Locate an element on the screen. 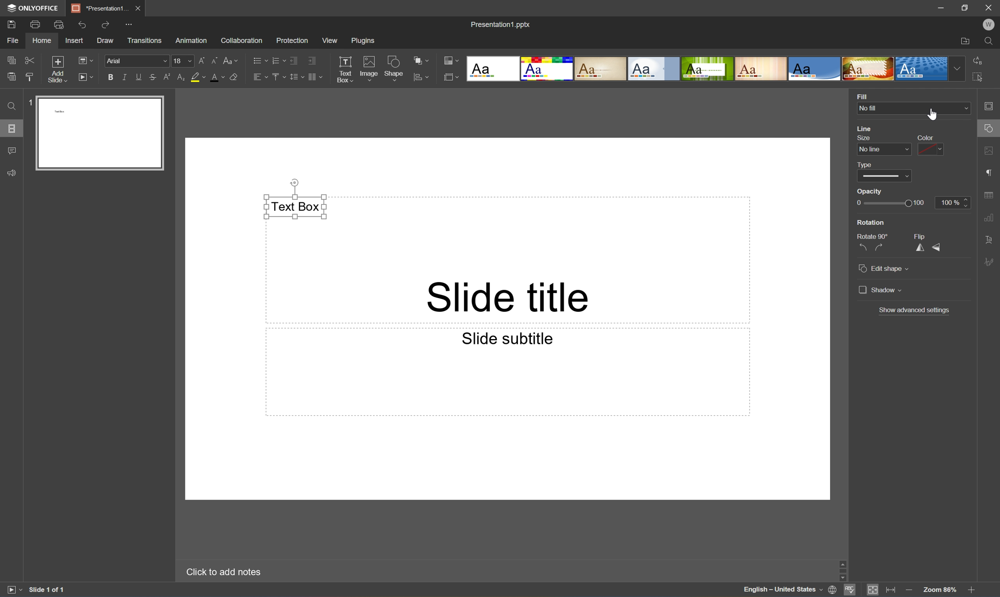 This screenshot has width=1000, height=597. Home is located at coordinates (43, 41).